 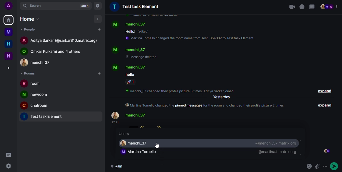 What do you see at coordinates (148, 105) in the screenshot?
I see `Martina tornello changed` at bounding box center [148, 105].